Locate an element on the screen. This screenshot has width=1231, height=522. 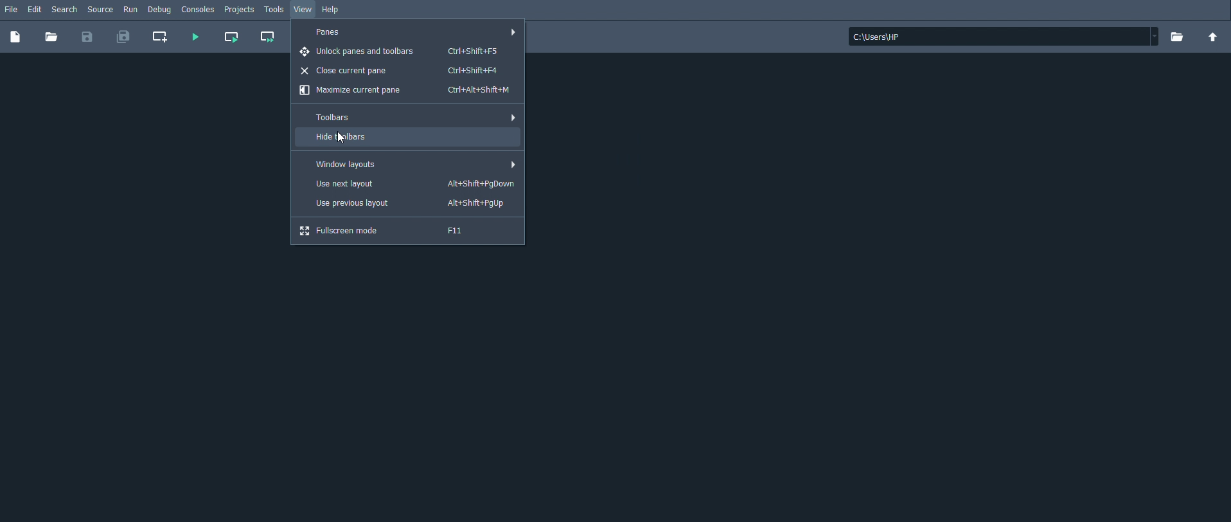
Hide toolbars is located at coordinates (339, 137).